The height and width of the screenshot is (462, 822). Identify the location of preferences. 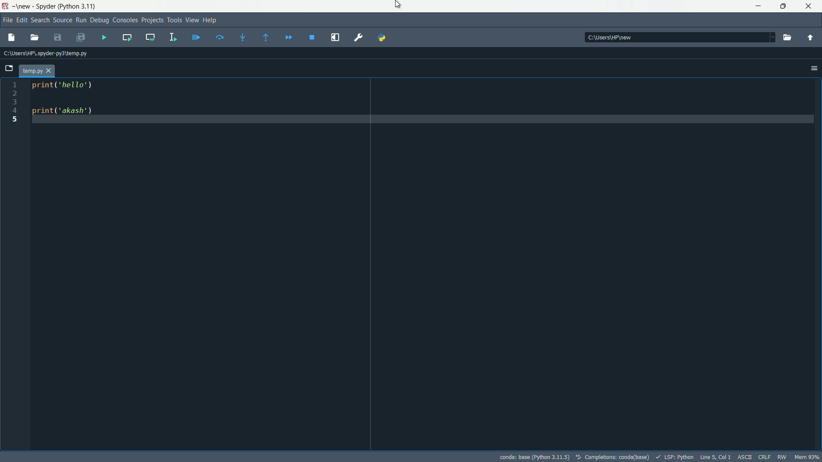
(358, 38).